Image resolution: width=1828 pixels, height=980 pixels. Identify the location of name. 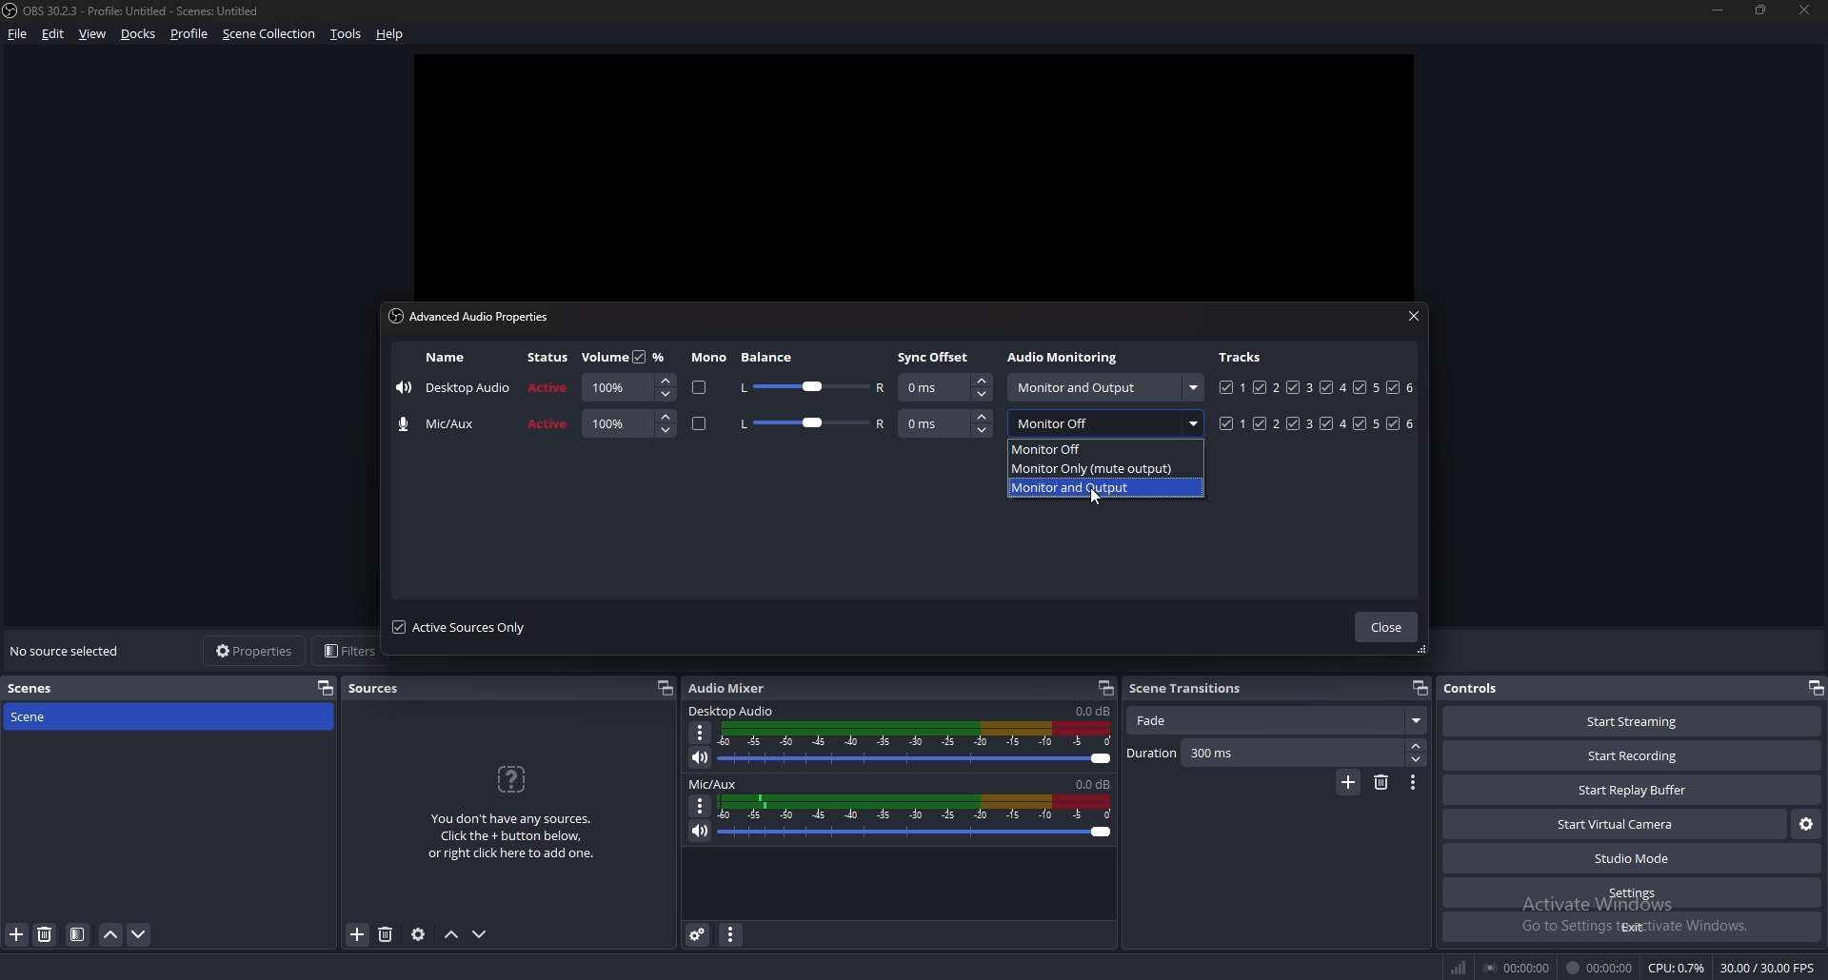
(444, 358).